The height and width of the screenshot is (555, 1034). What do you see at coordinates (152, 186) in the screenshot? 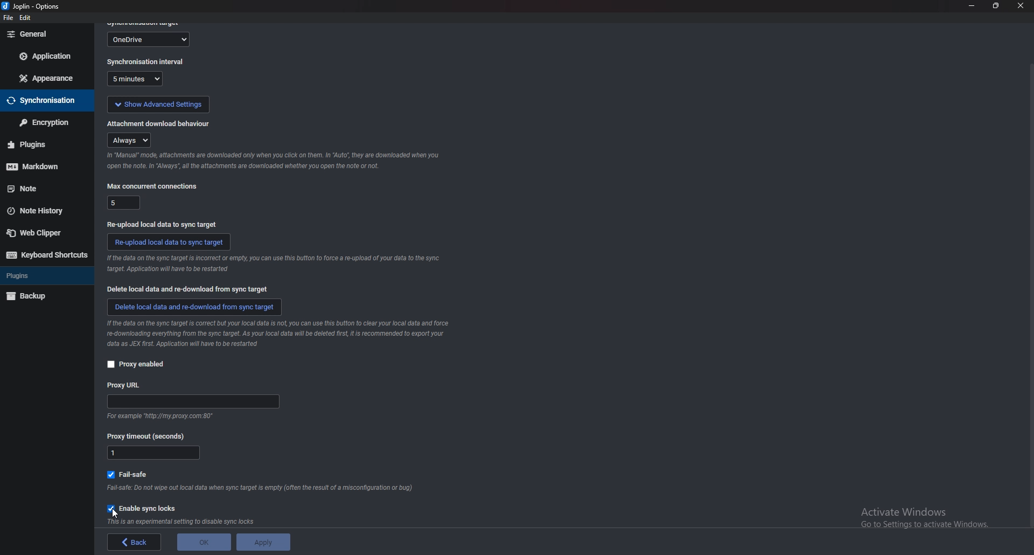
I see `max concurrent connections` at bounding box center [152, 186].